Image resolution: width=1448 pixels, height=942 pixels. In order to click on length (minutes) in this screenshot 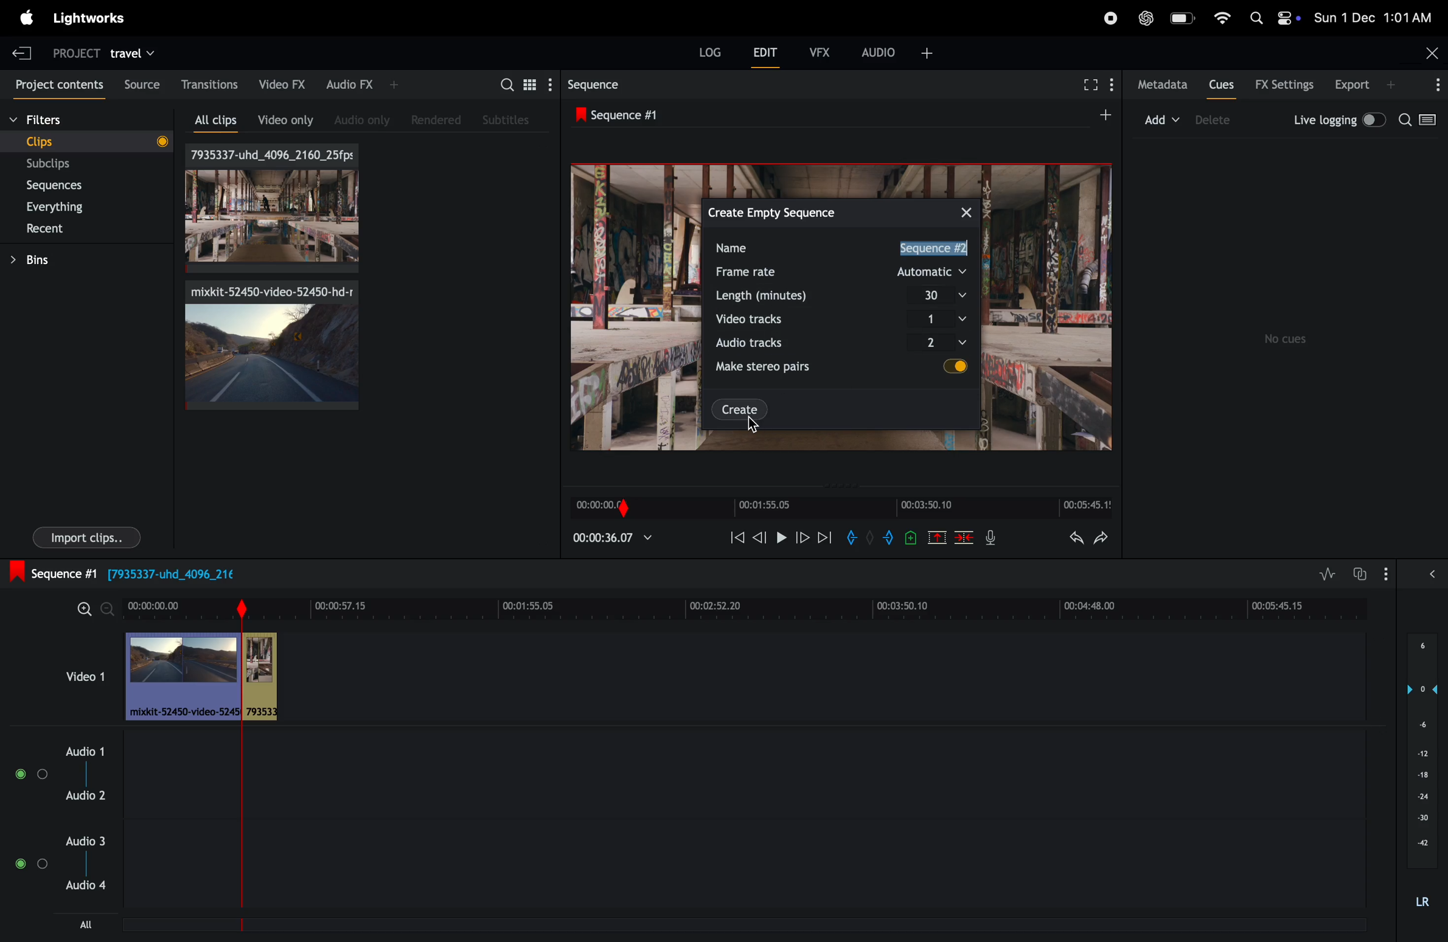, I will do `click(768, 295)`.